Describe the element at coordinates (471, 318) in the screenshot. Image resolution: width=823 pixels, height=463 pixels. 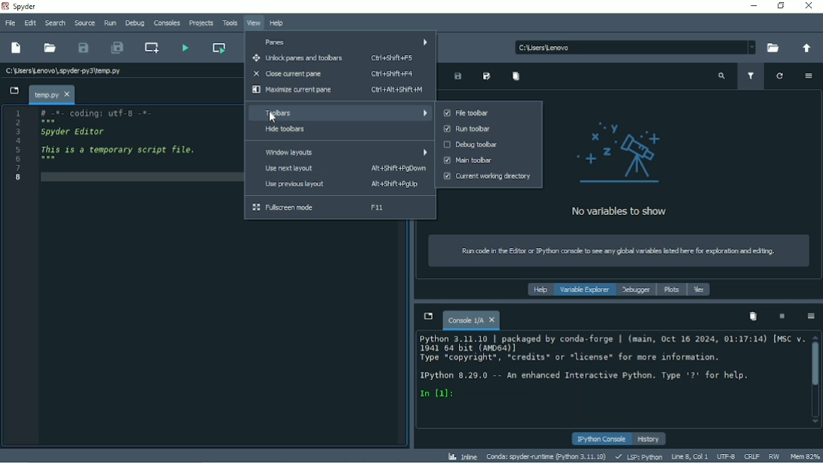
I see `Console` at that location.